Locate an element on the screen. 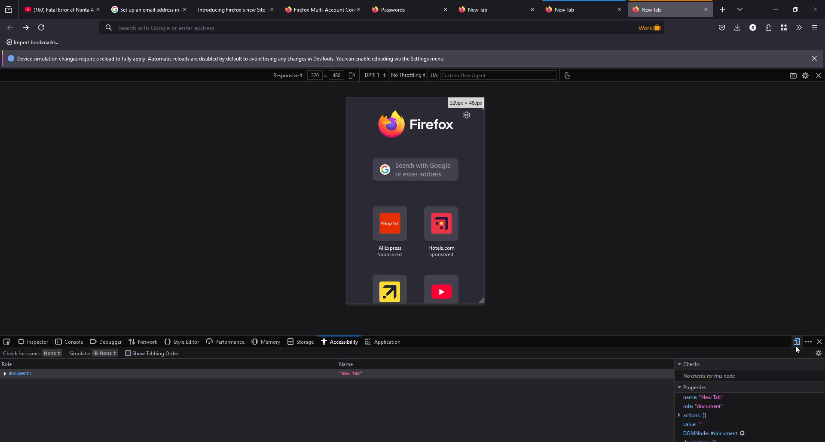  minimize is located at coordinates (771, 9).